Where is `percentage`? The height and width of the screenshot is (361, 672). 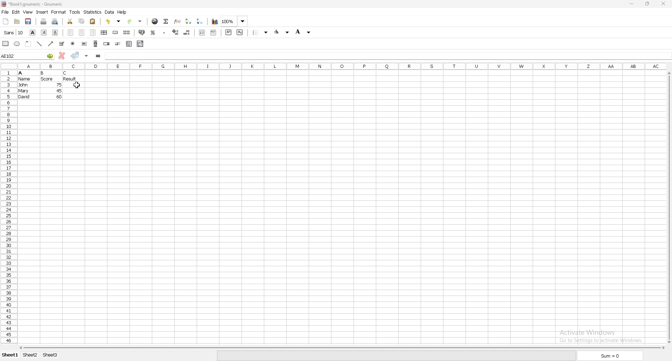 percentage is located at coordinates (153, 33).